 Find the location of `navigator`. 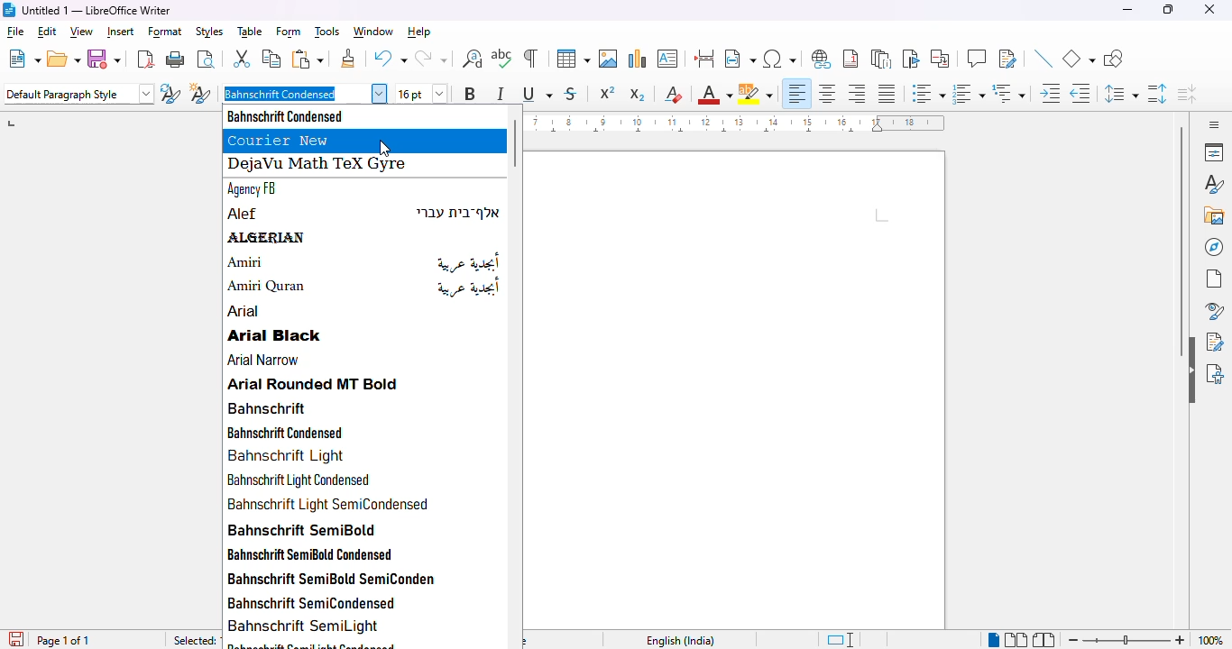

navigator is located at coordinates (1215, 247).